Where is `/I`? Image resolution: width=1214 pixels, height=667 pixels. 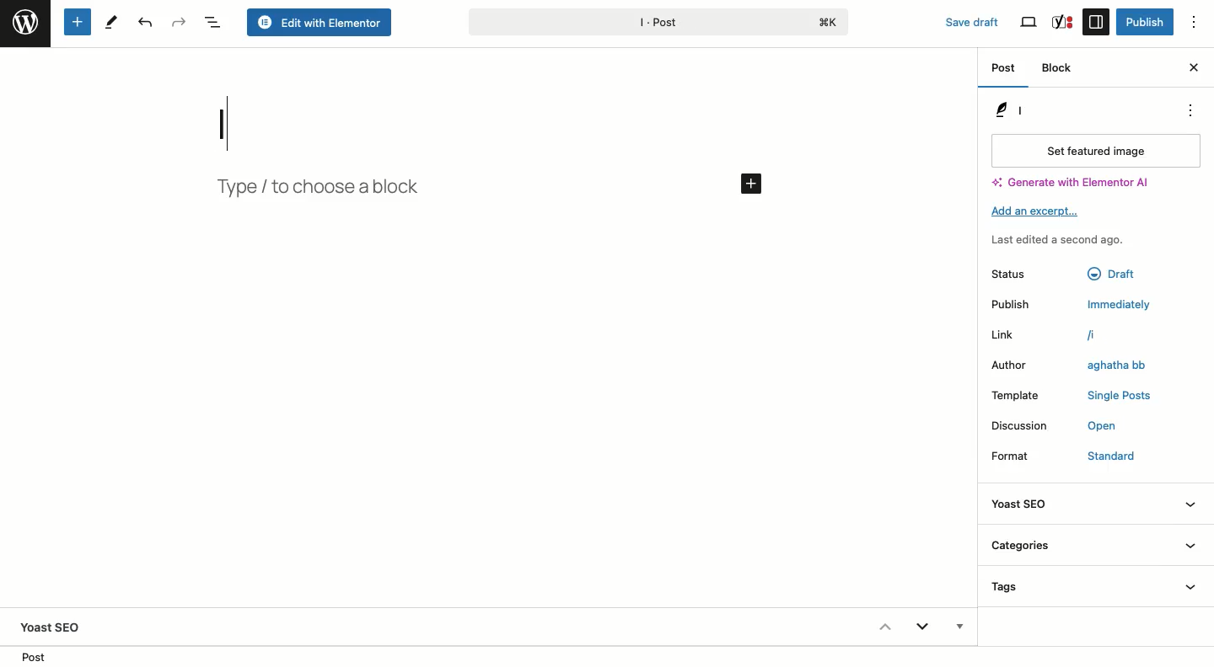
/I is located at coordinates (1101, 335).